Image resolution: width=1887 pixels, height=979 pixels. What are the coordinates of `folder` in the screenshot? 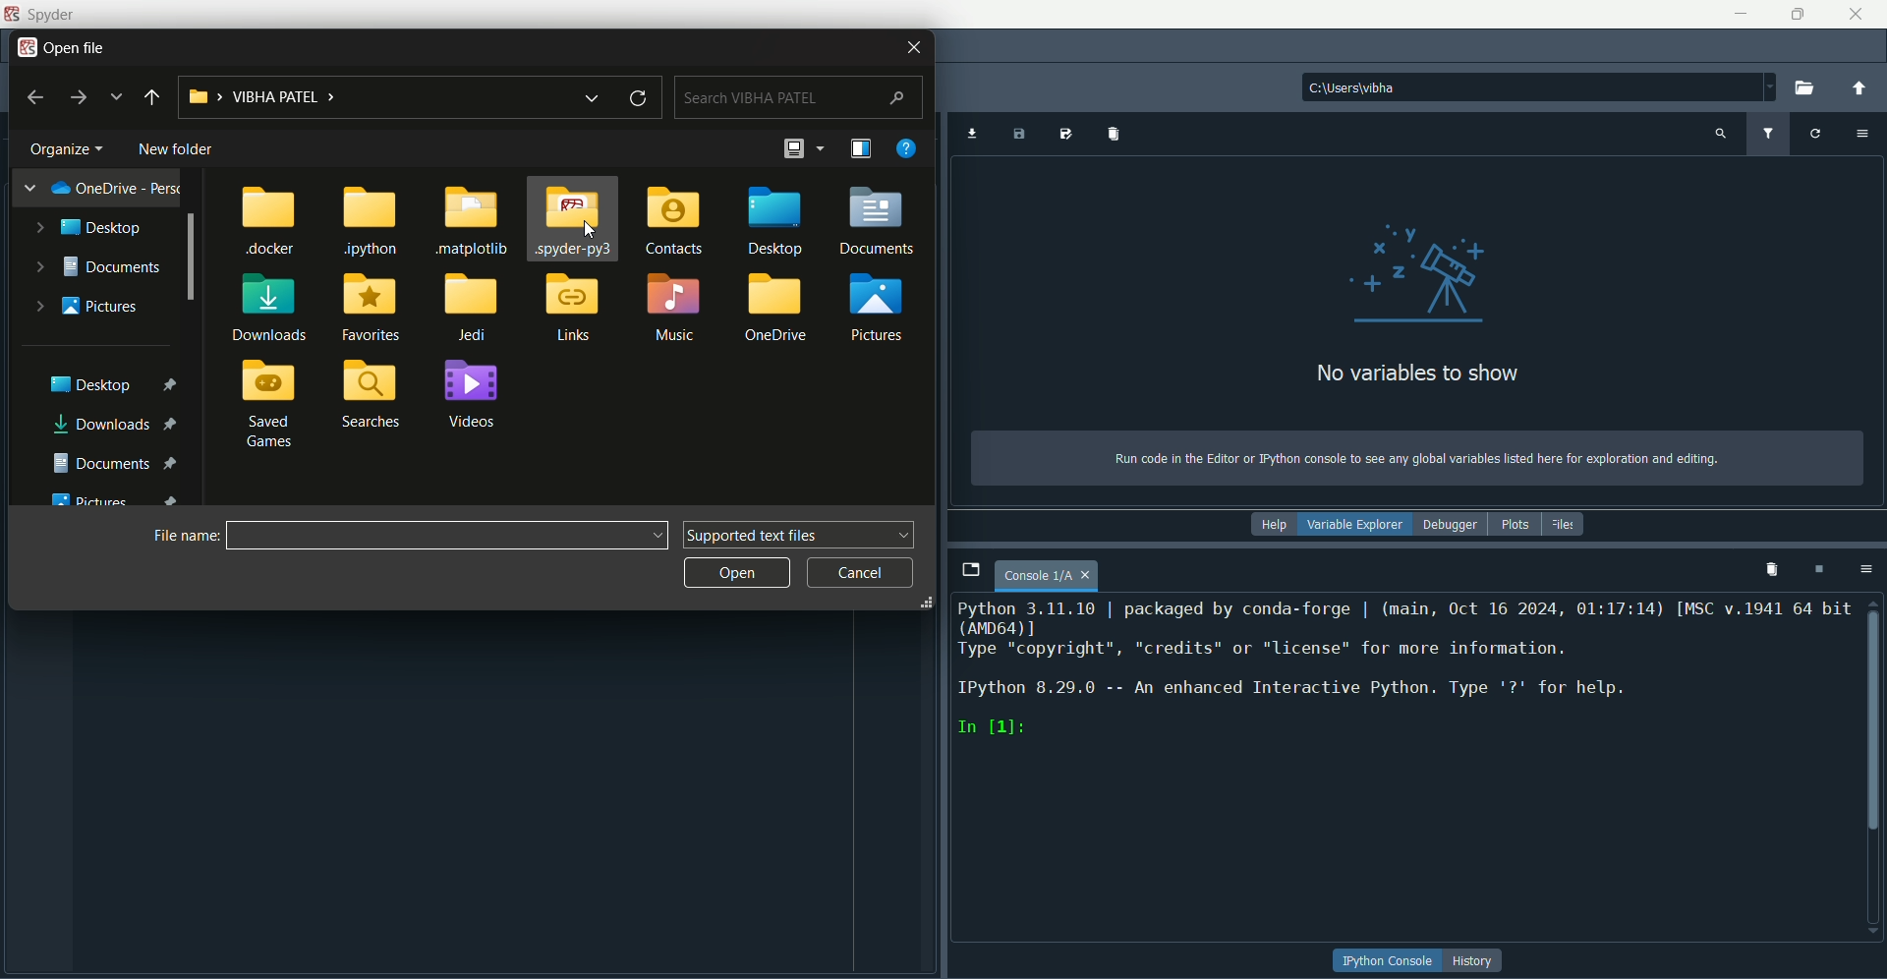 It's located at (470, 394).